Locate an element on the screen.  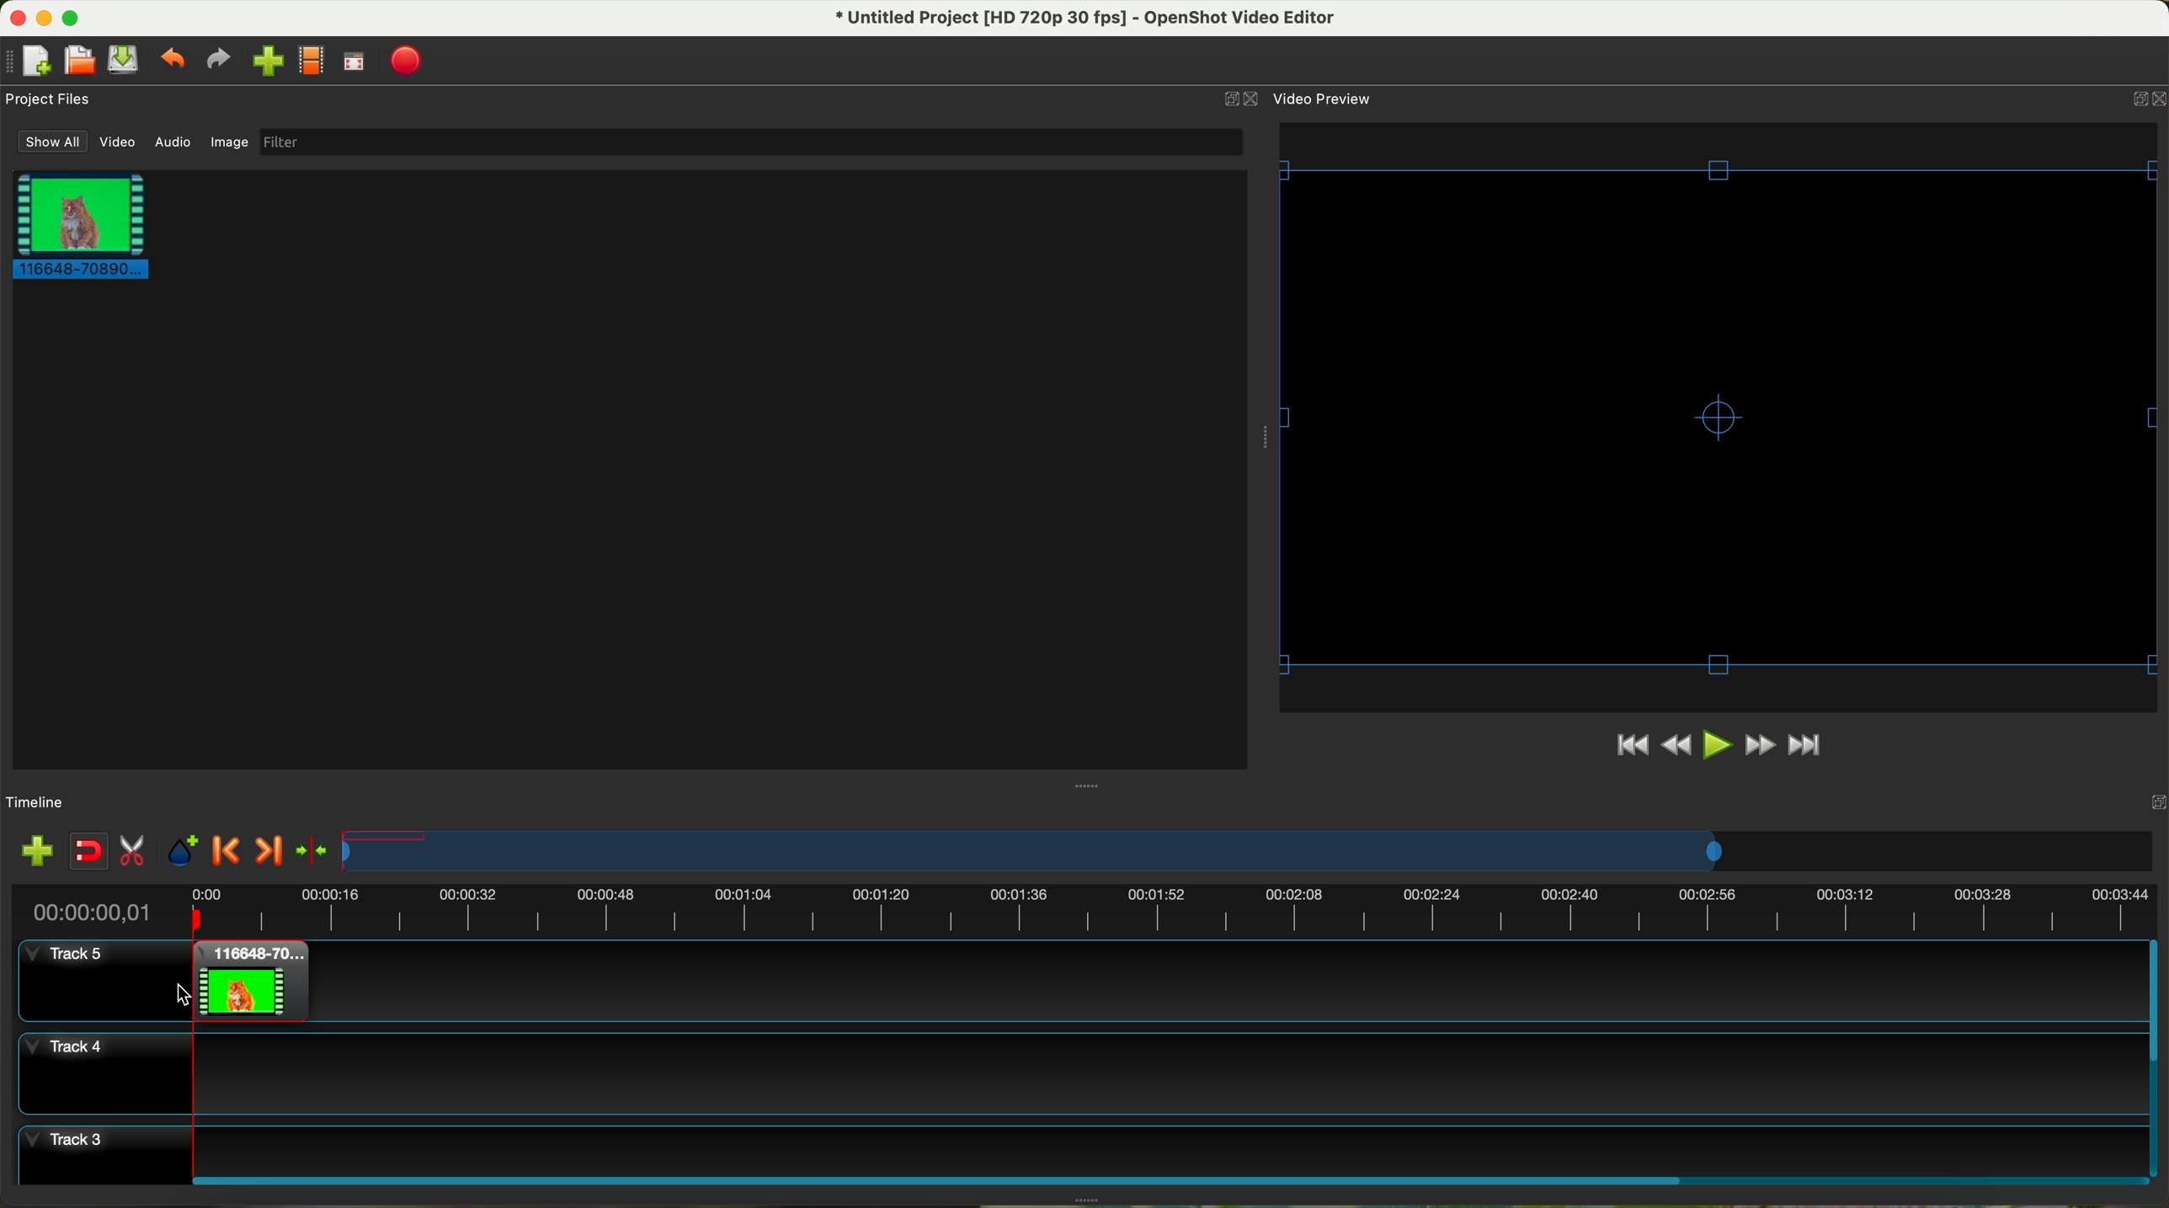
fast foward is located at coordinates (1760, 745).